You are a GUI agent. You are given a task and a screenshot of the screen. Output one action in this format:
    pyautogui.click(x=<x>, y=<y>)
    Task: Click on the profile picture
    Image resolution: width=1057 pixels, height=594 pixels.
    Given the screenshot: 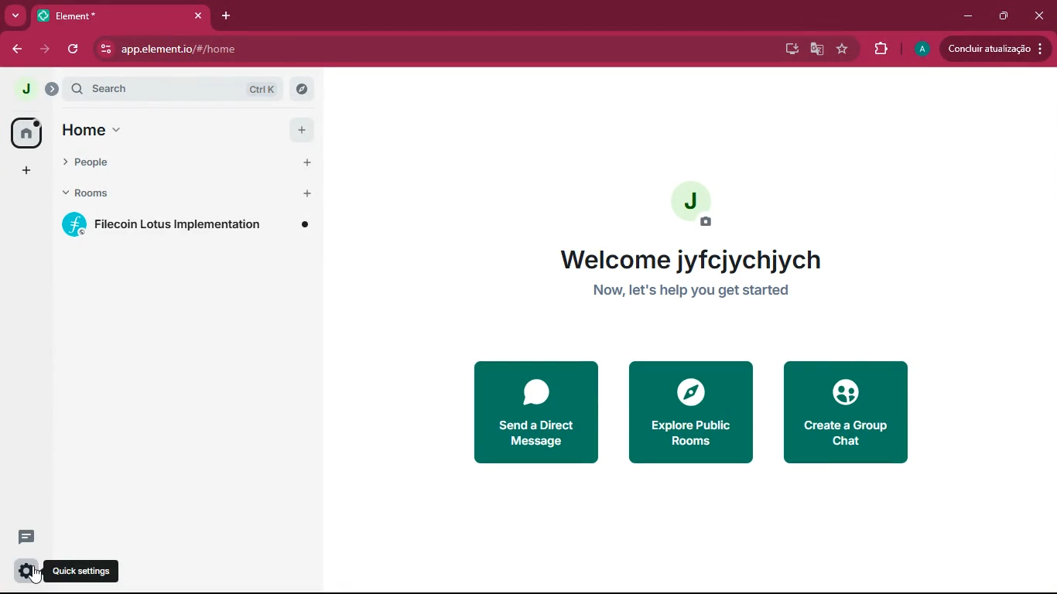 What is the action you would take?
    pyautogui.click(x=696, y=207)
    